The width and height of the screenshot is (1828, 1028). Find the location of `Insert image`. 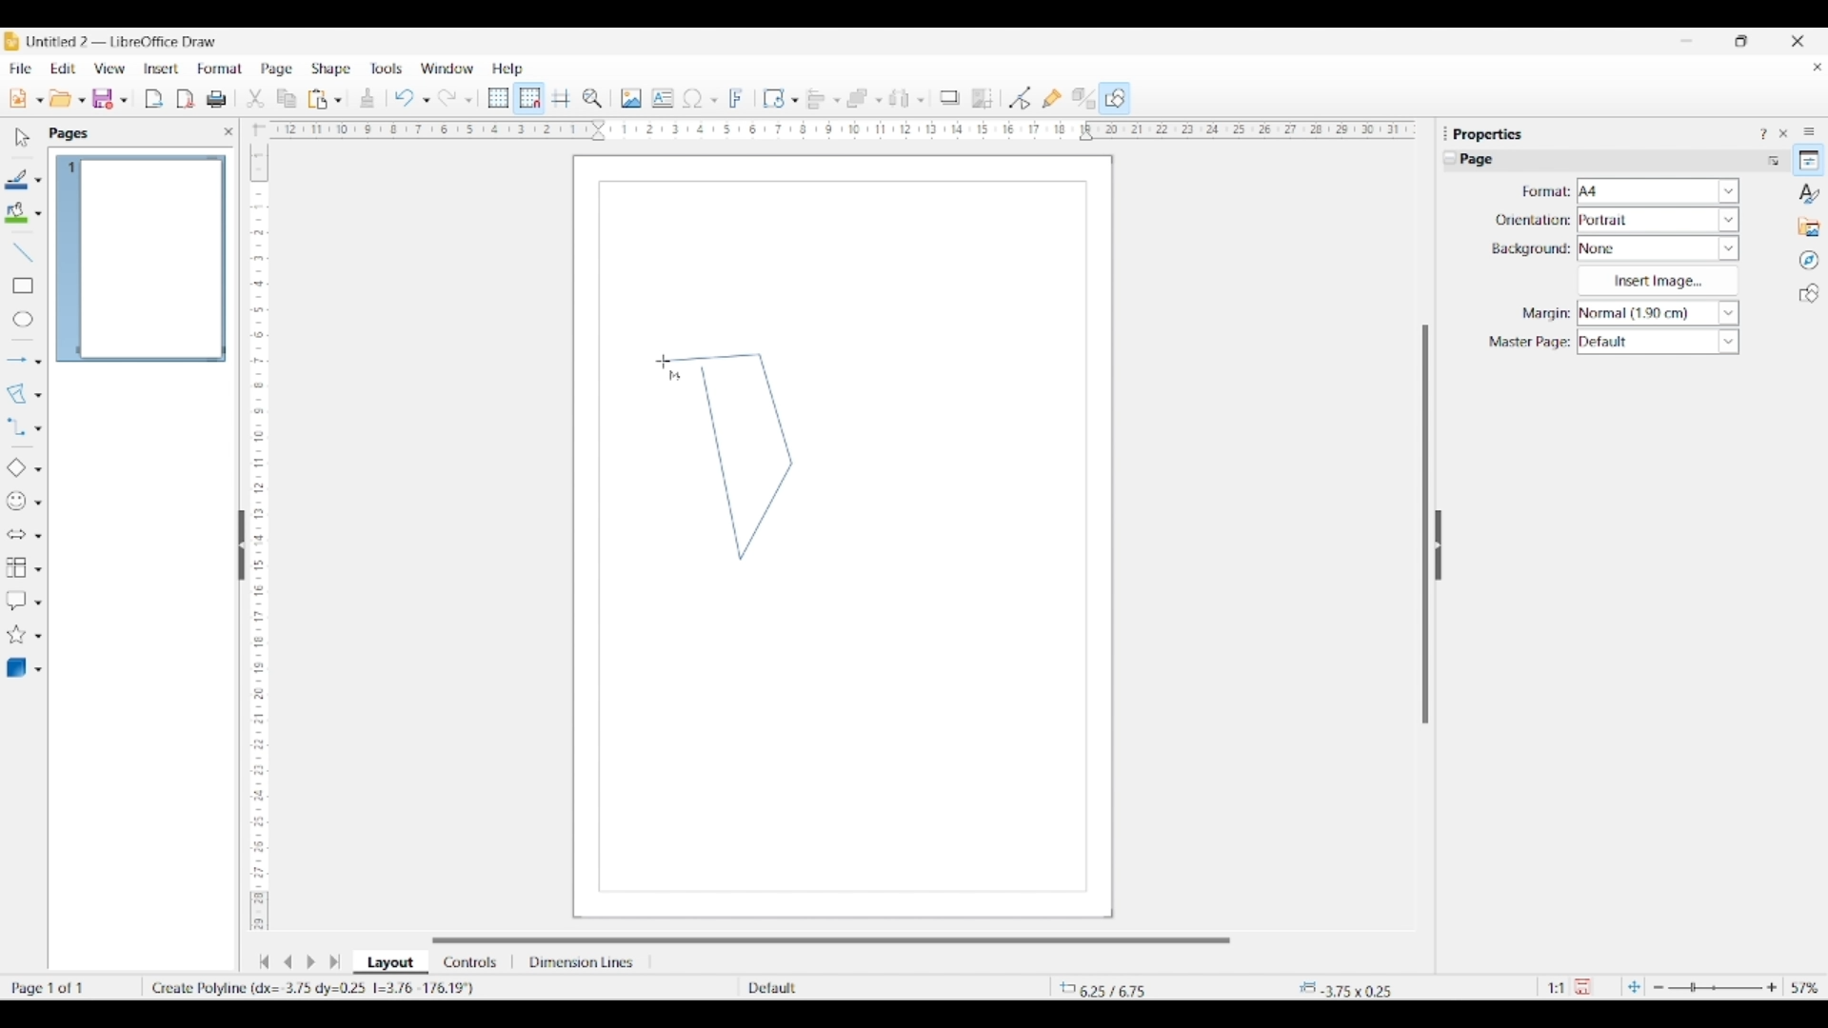

Insert image is located at coordinates (1658, 281).